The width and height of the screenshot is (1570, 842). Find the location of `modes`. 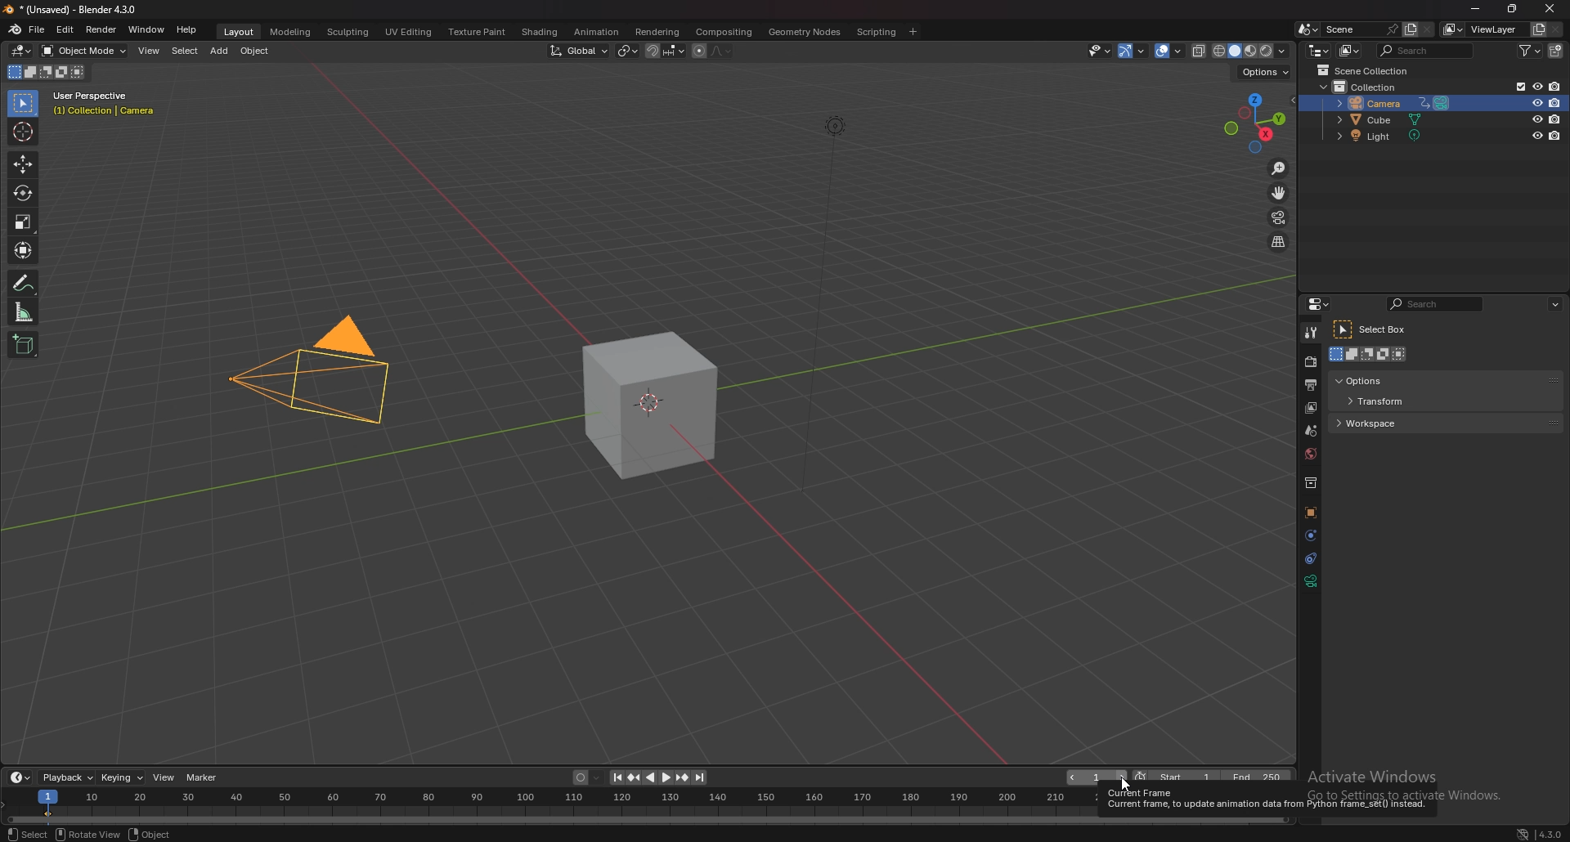

modes is located at coordinates (1370, 354).